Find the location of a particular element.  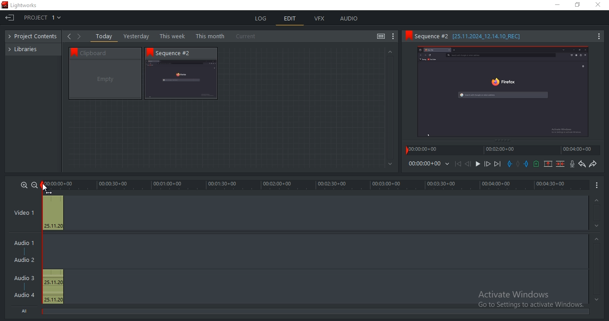

timeline is located at coordinates (317, 185).